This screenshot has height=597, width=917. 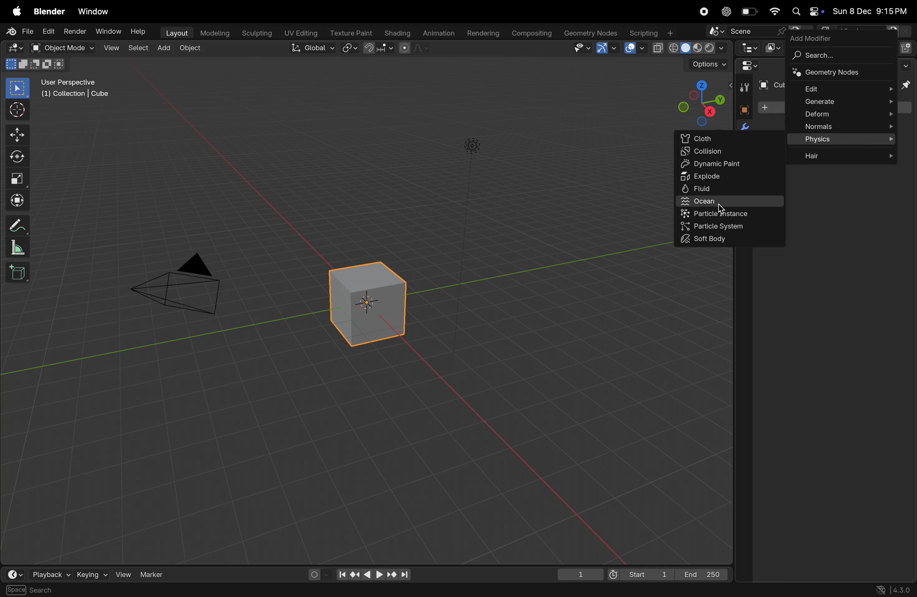 I want to click on ocean, so click(x=732, y=202).